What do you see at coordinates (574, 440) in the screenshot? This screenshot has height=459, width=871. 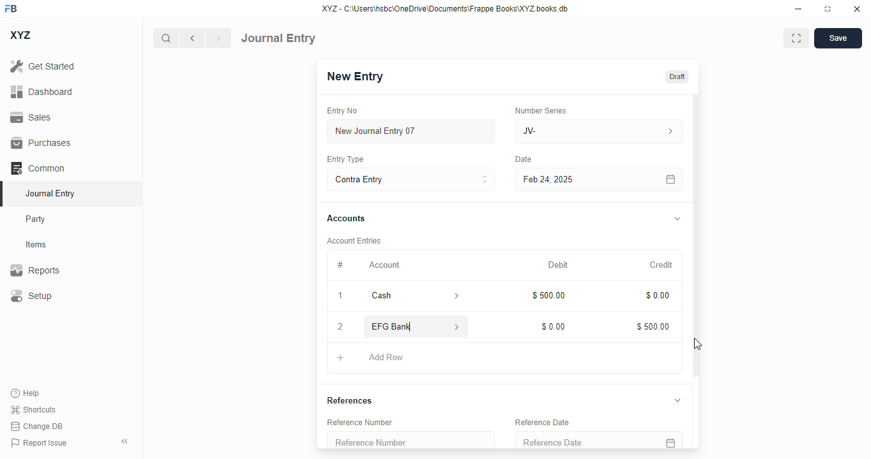 I see `reference date` at bounding box center [574, 440].